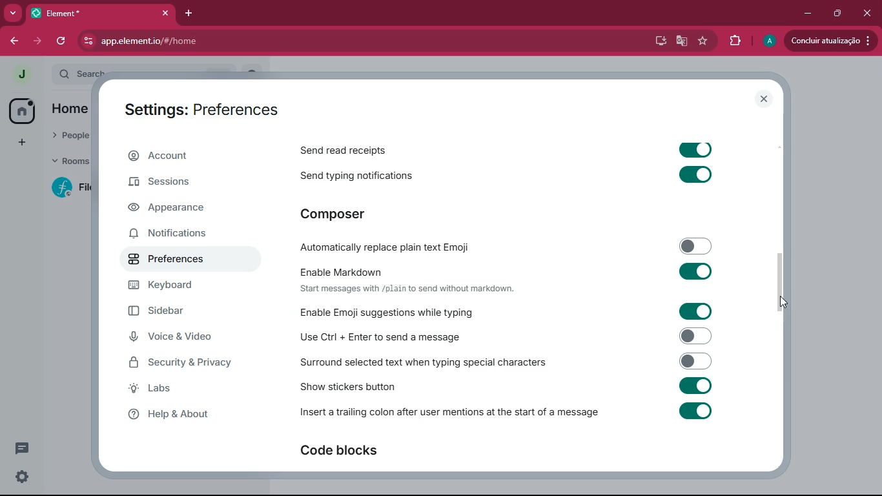 The image size is (882, 496). Describe the element at coordinates (805, 14) in the screenshot. I see `minimize` at that location.